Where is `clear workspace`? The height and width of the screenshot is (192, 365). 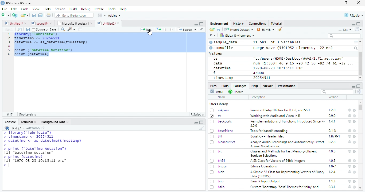
clear workspace is located at coordinates (281, 29).